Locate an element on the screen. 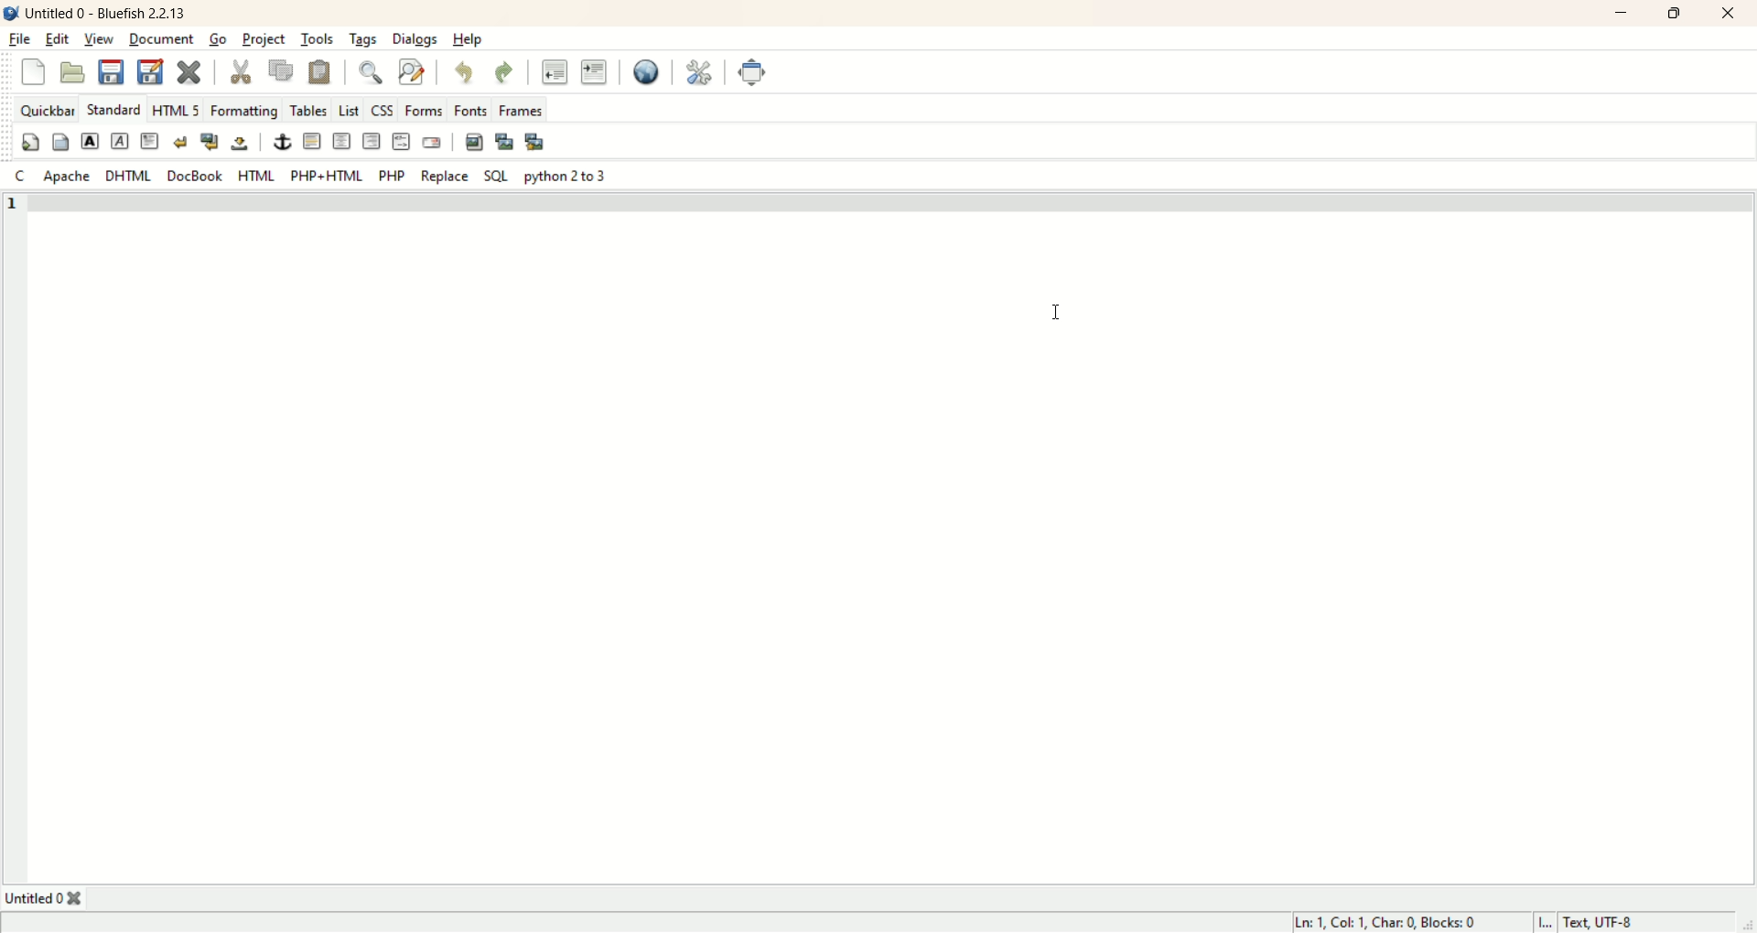 The height and width of the screenshot is (933, 1757). frames is located at coordinates (520, 110).